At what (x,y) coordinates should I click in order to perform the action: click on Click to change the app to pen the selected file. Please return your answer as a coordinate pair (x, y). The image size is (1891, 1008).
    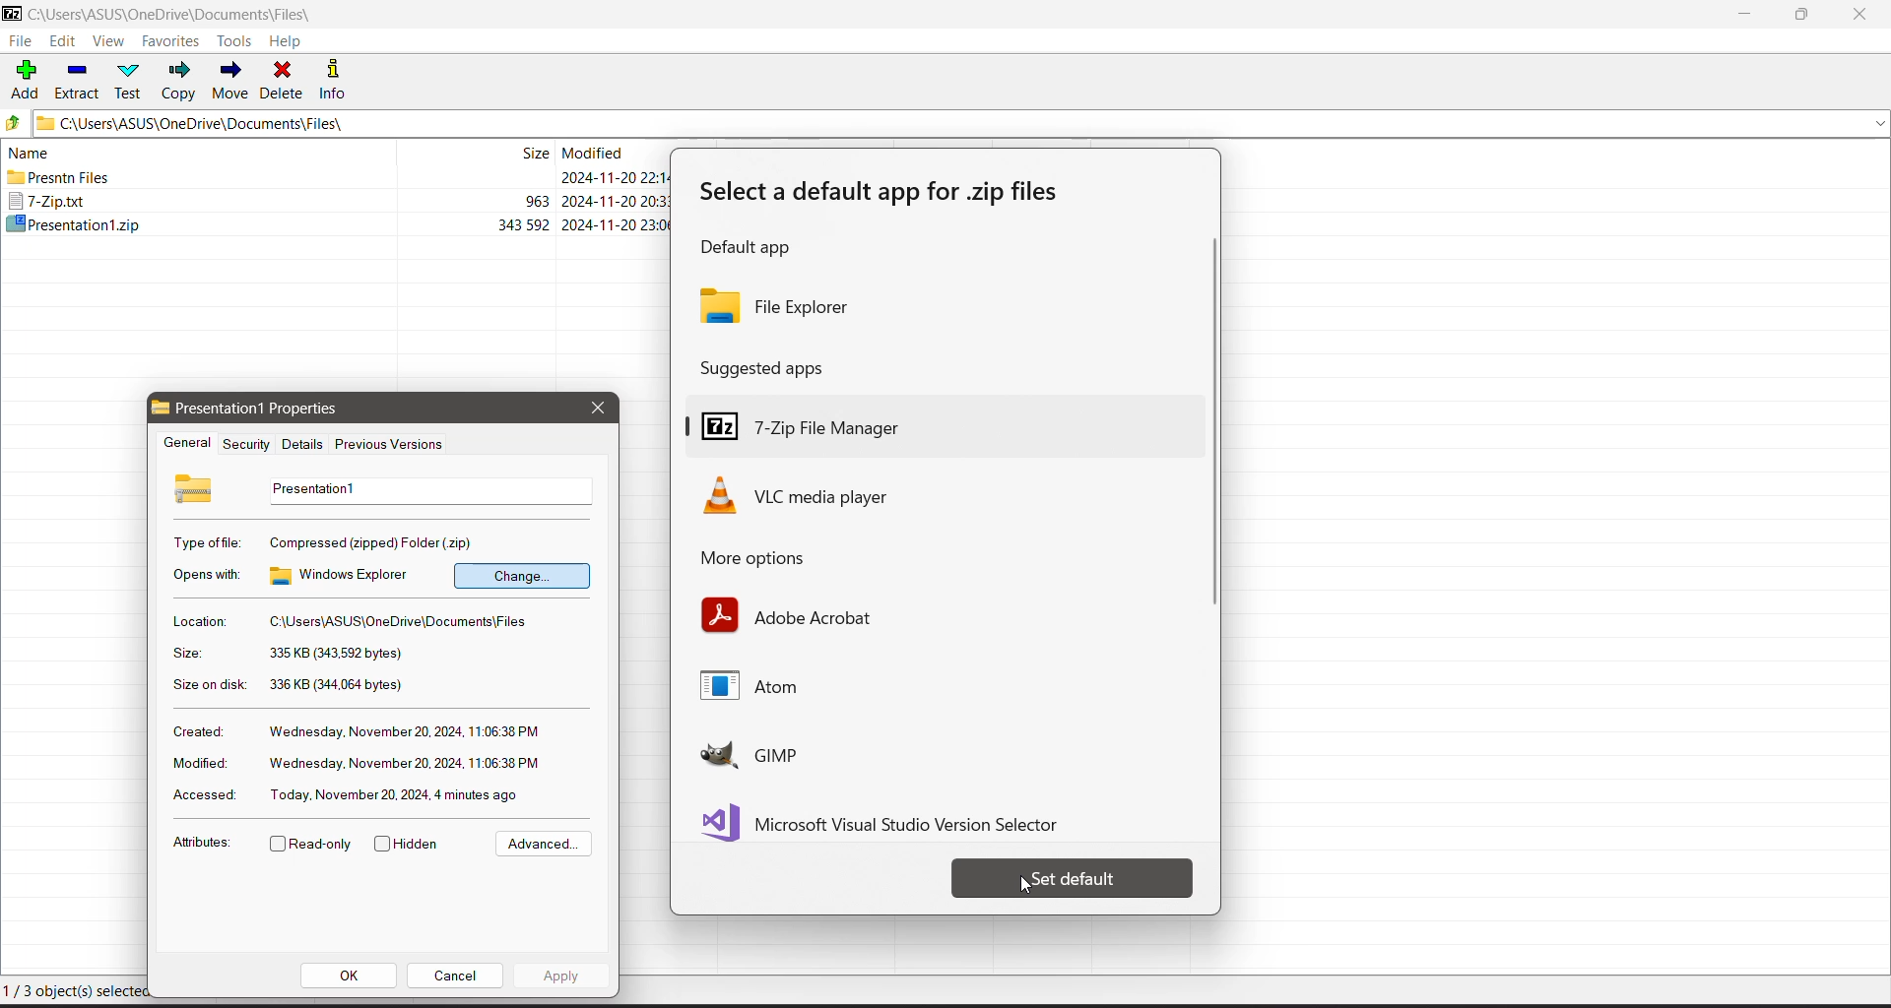
    Looking at the image, I should click on (522, 575).